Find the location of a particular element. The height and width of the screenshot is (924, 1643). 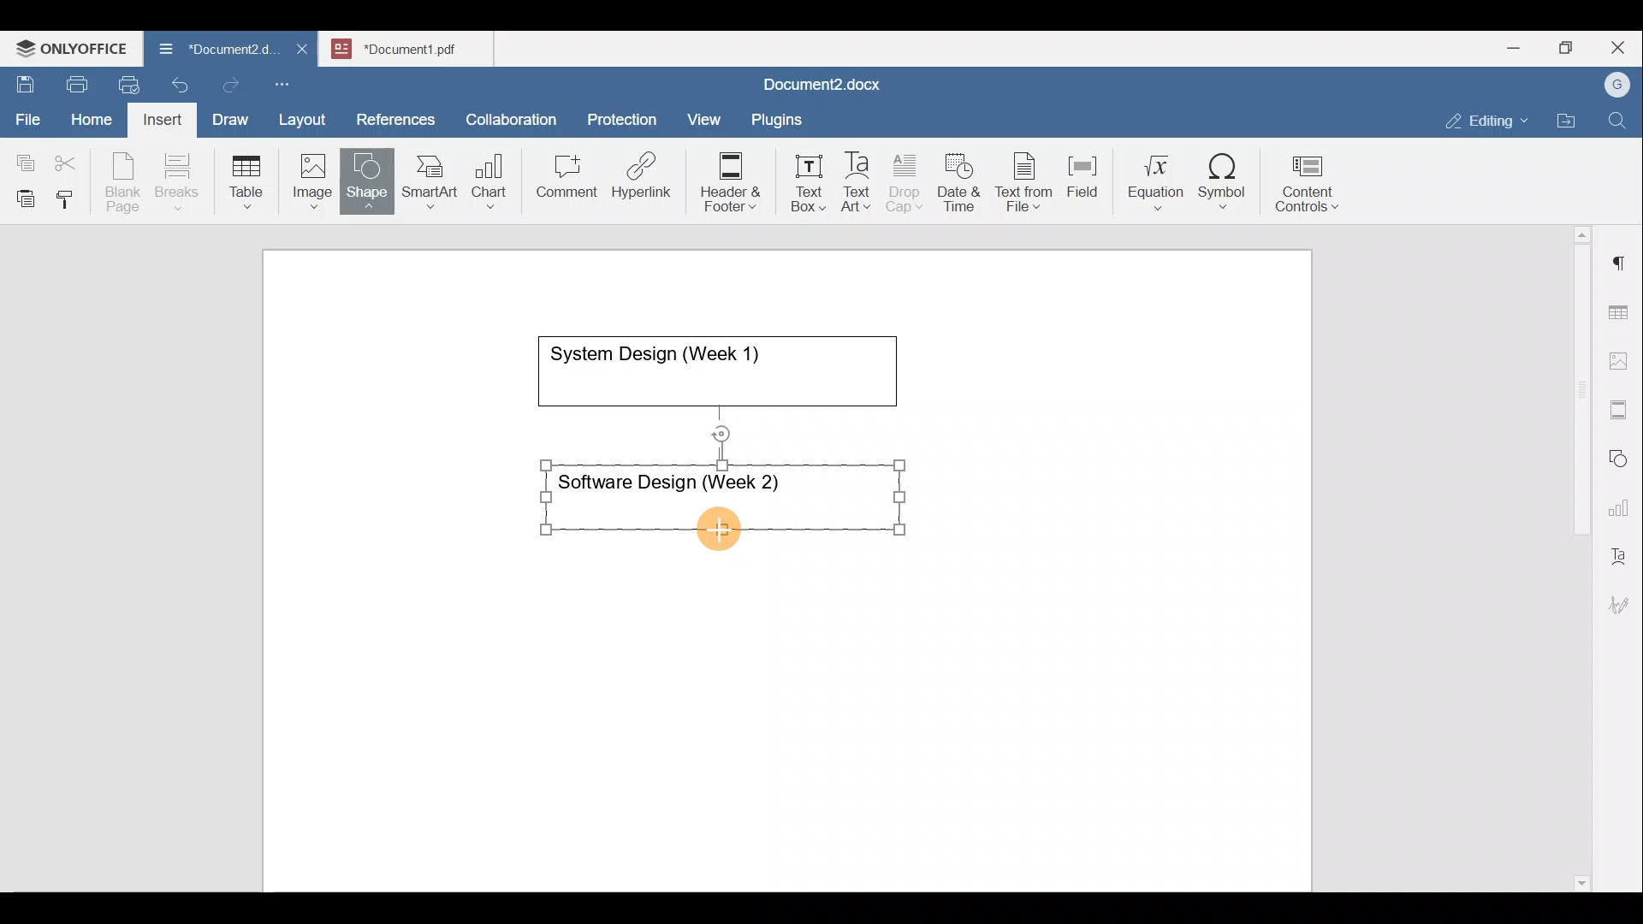

Editing mode is located at coordinates (1487, 117).